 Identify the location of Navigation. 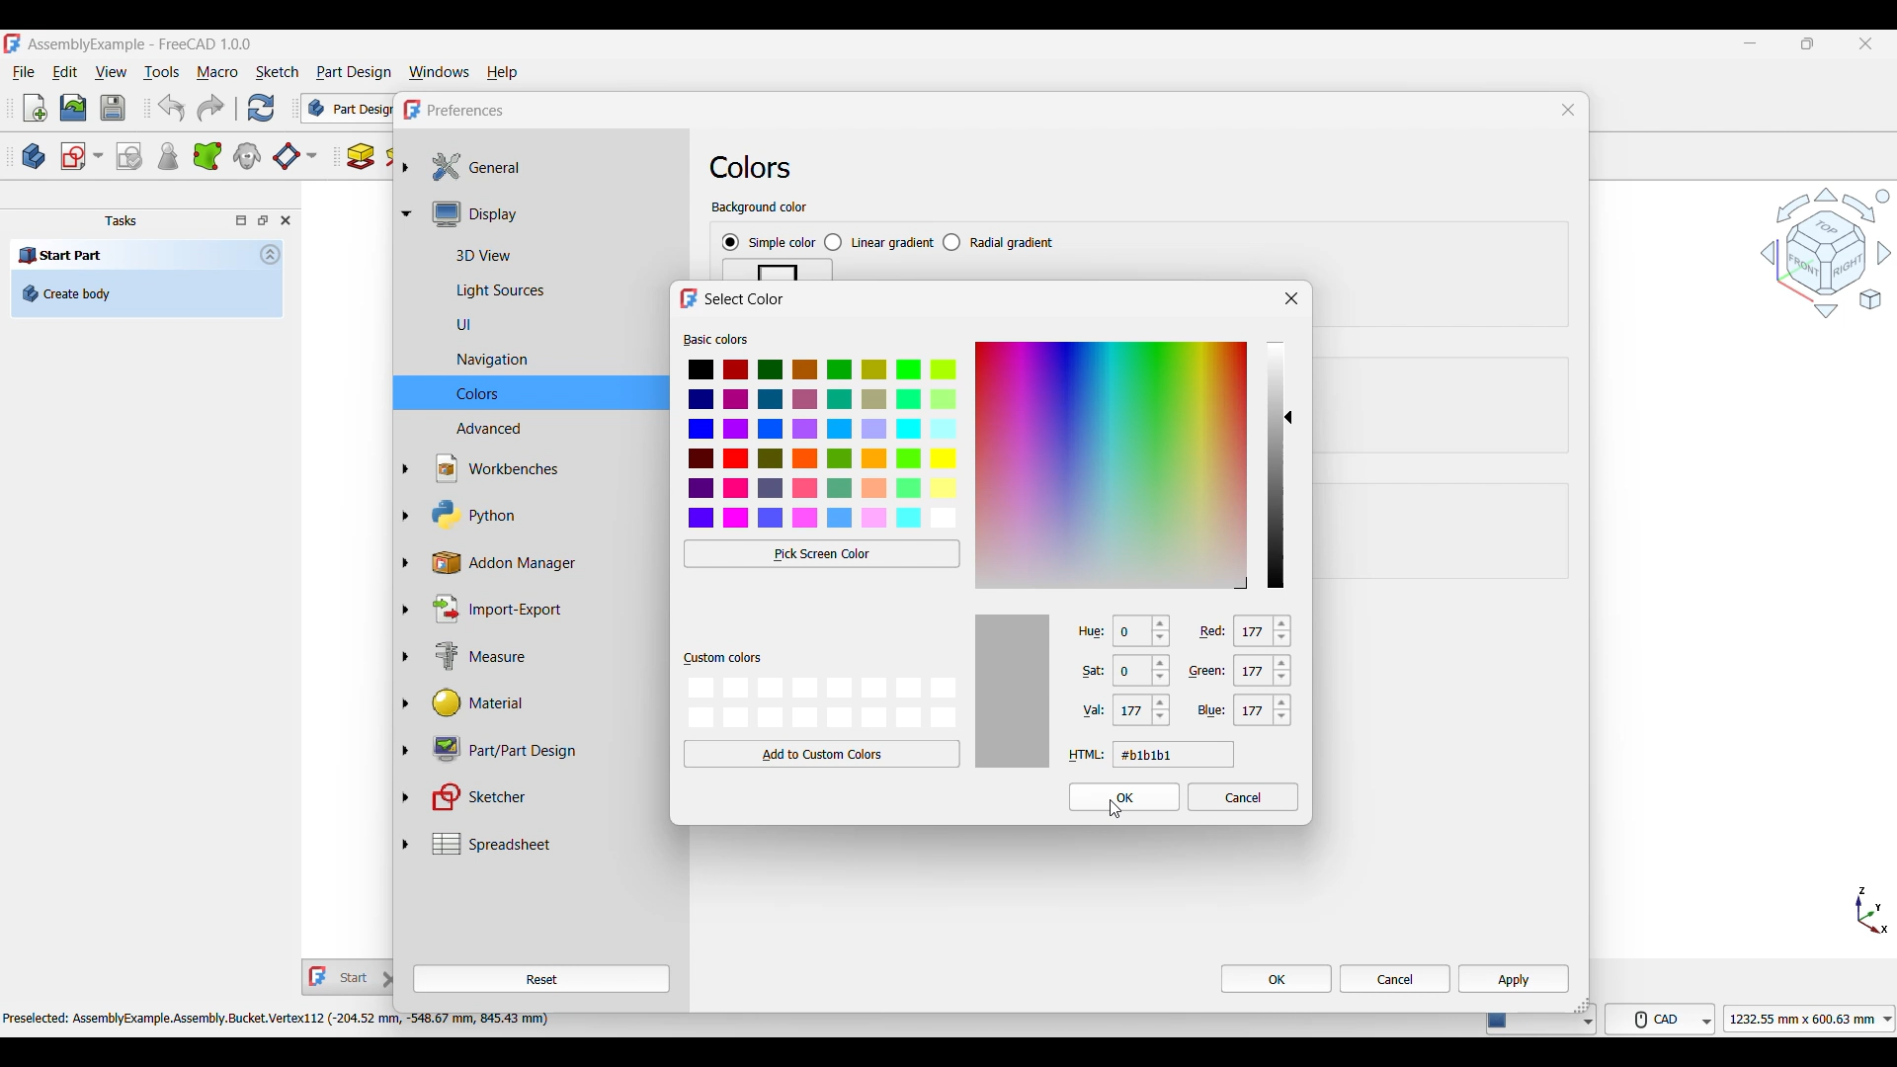
(1826, 252).